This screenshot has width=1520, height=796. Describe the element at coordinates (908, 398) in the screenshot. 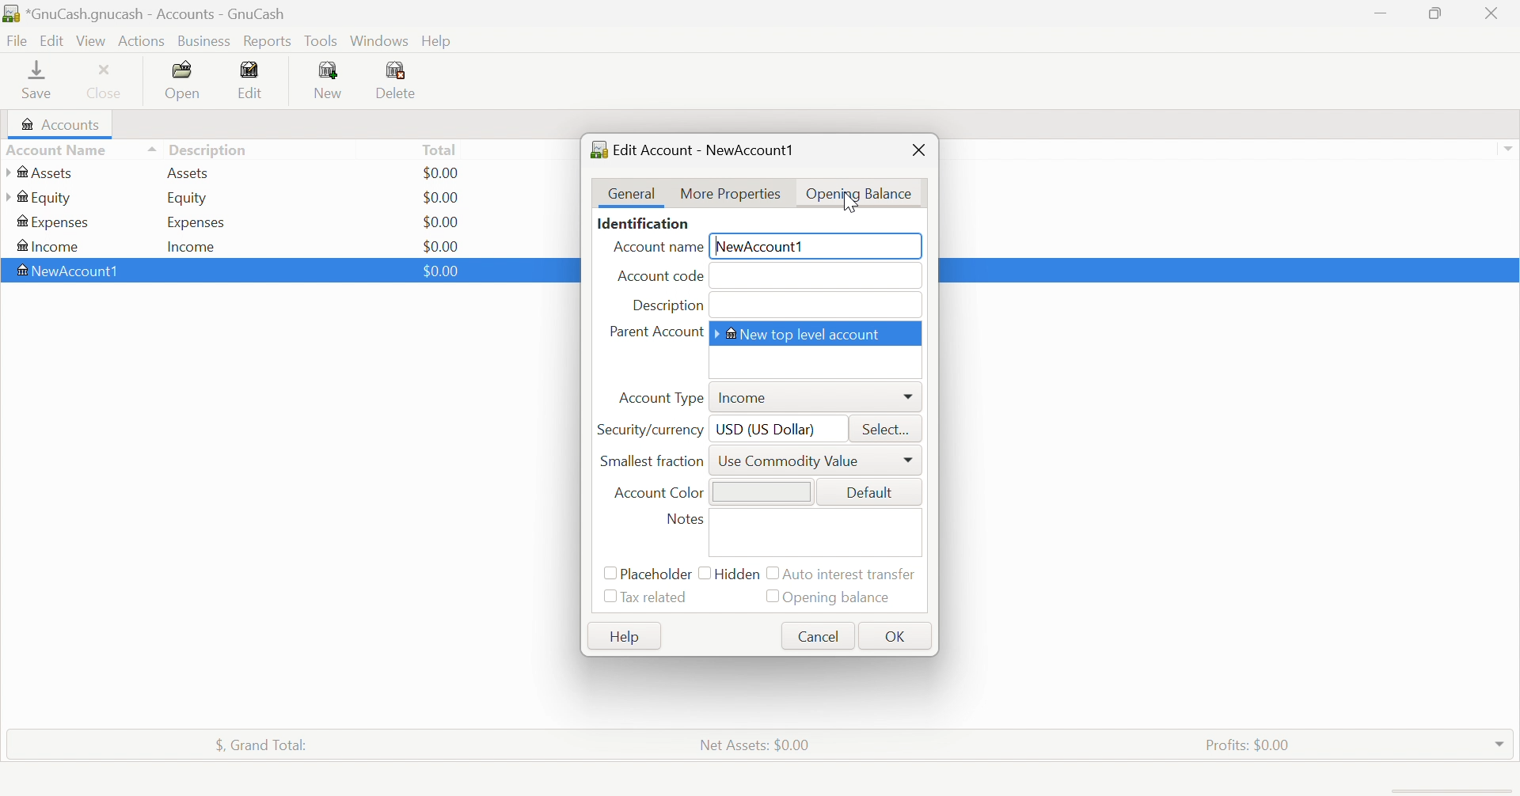

I see `More` at that location.